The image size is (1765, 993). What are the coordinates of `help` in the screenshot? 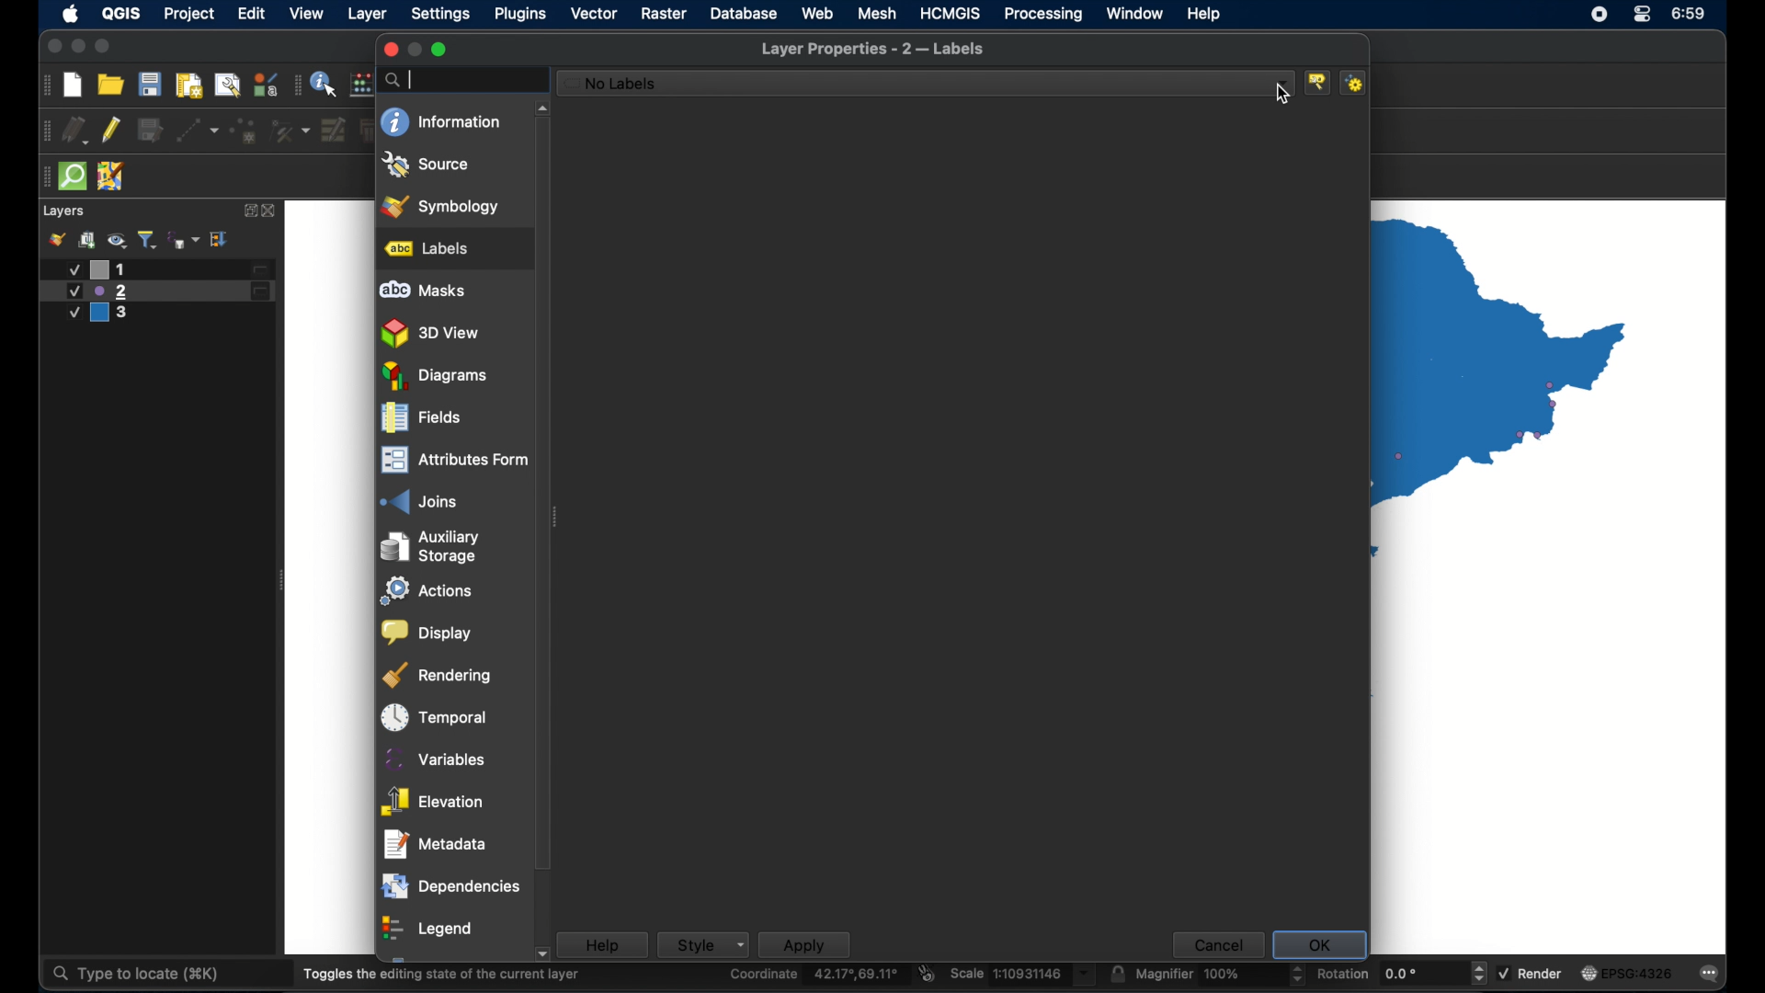 It's located at (602, 944).